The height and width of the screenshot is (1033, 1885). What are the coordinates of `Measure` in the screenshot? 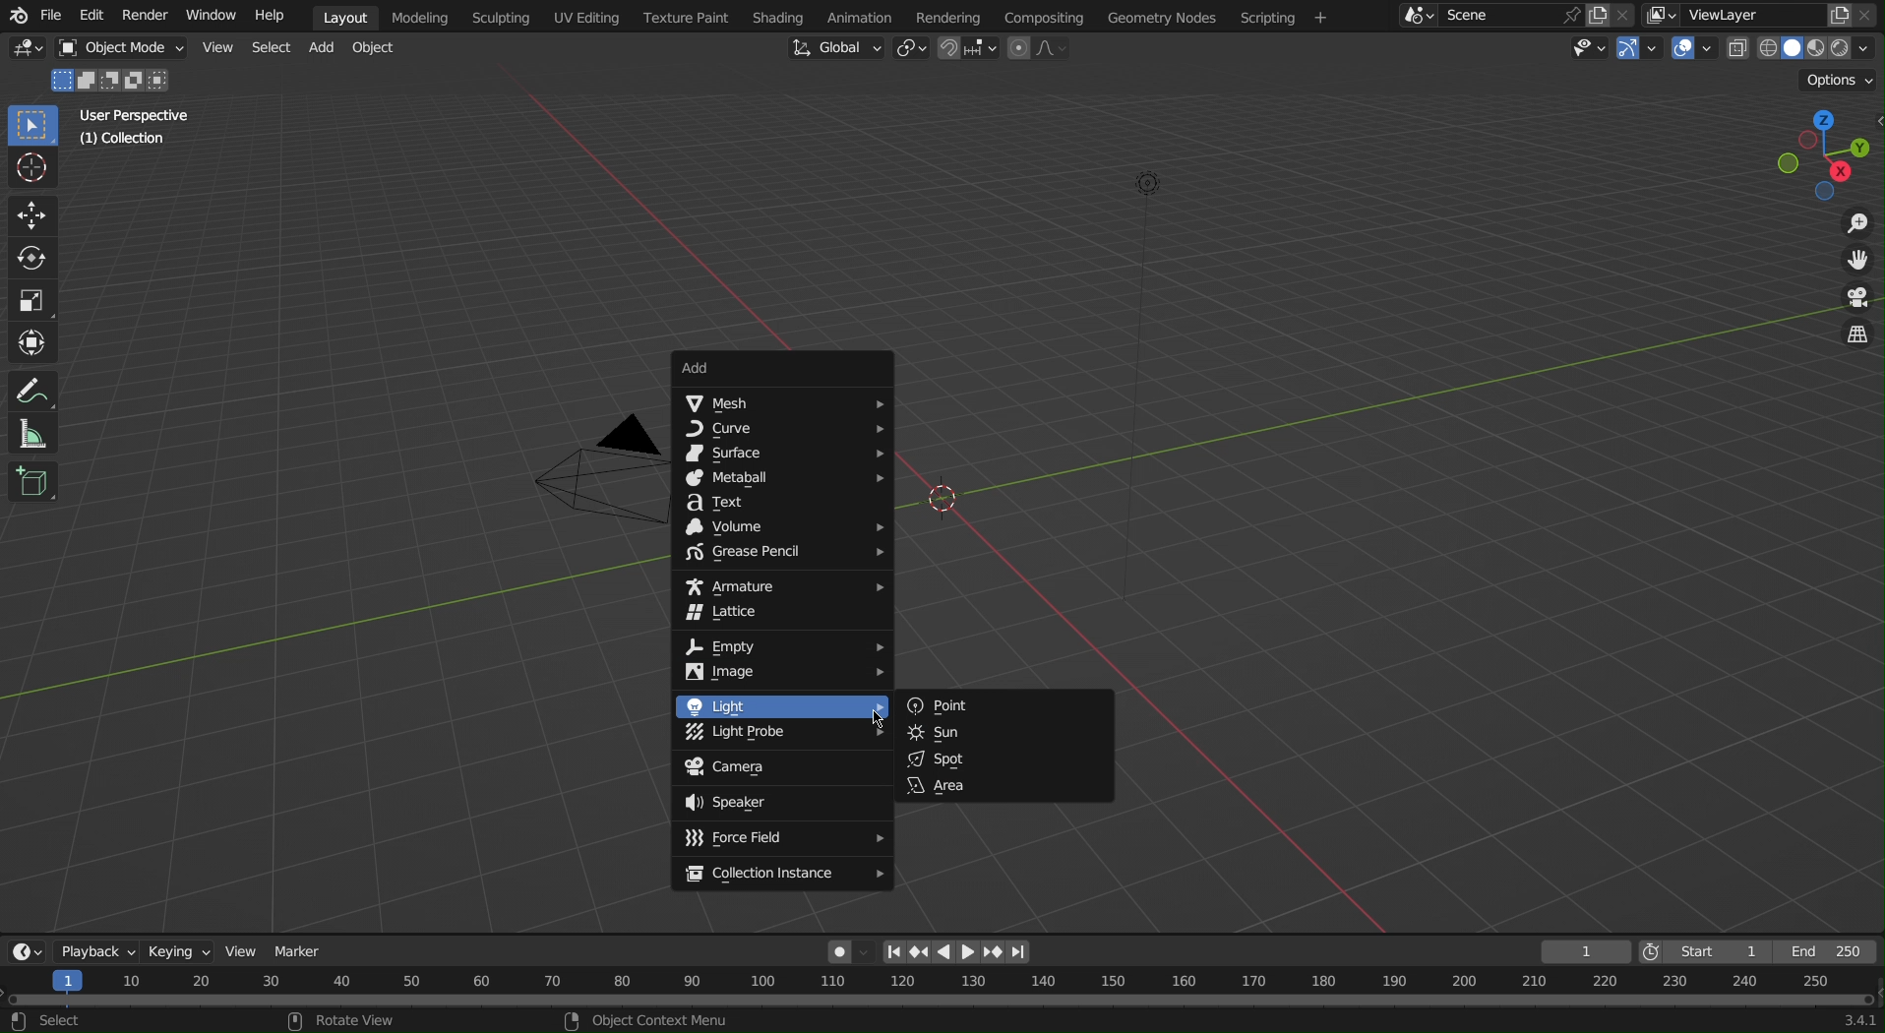 It's located at (36, 433).